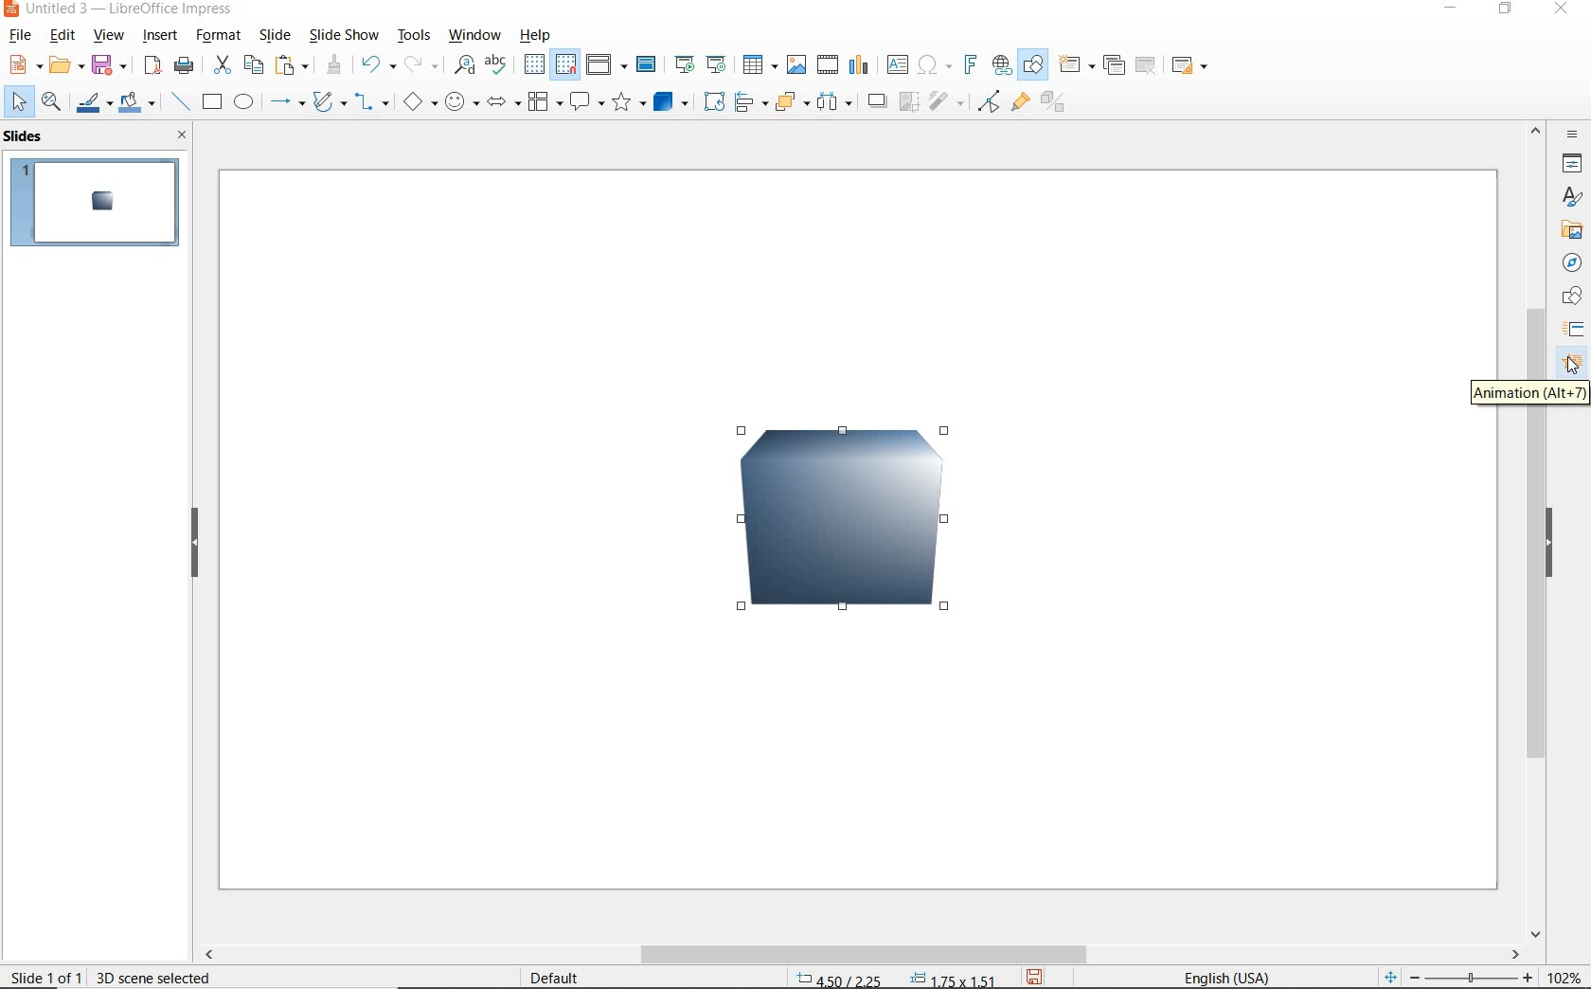 This screenshot has height=989, width=1591. What do you see at coordinates (63, 37) in the screenshot?
I see `edit` at bounding box center [63, 37].